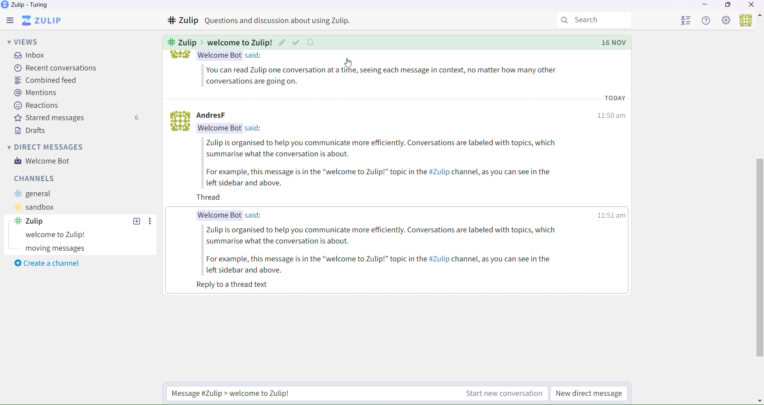  Describe the element at coordinates (49, 249) in the screenshot. I see `Zulip` at that location.